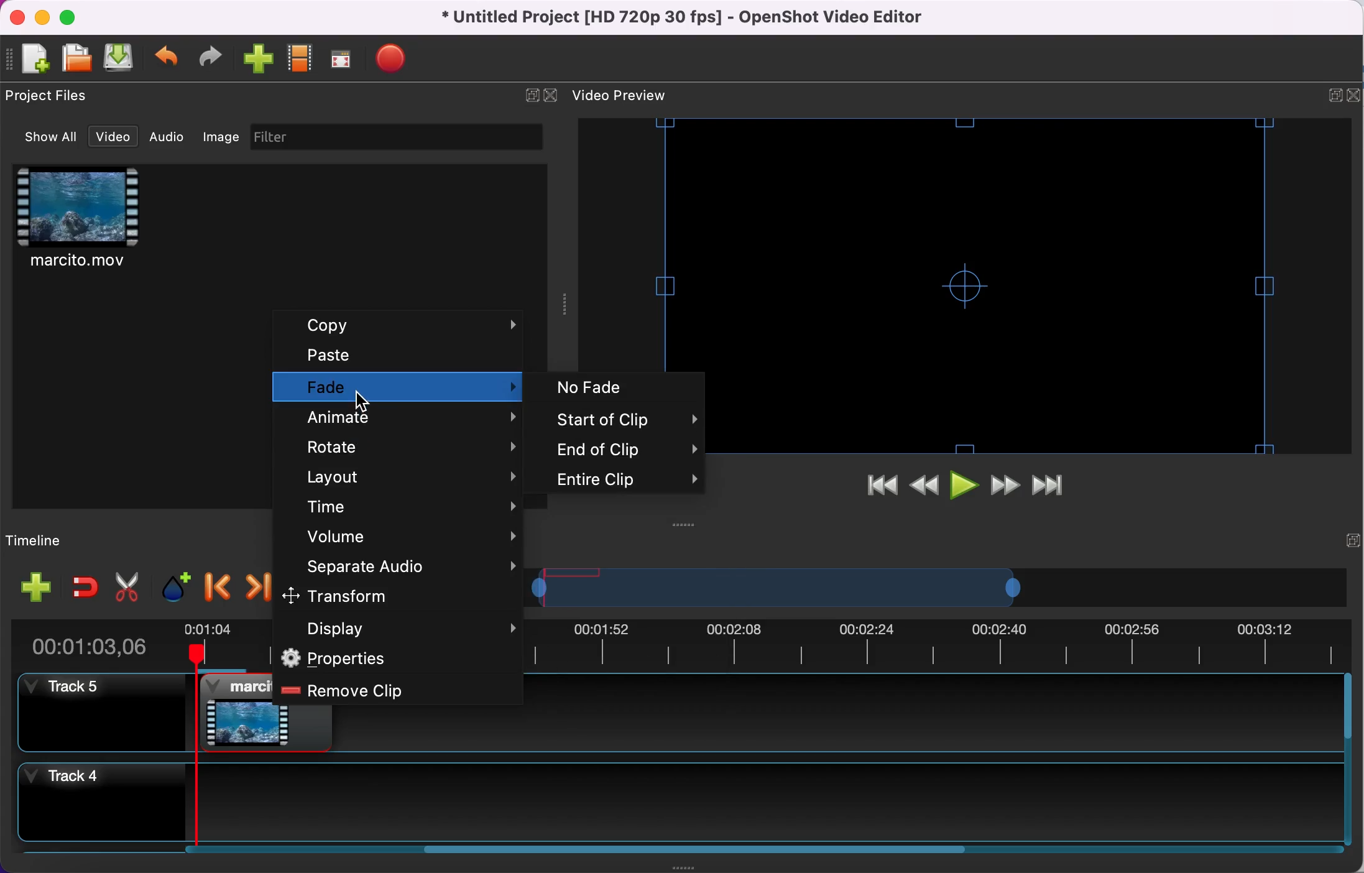 The width and height of the screenshot is (1364, 873). Describe the element at coordinates (257, 59) in the screenshot. I see `import file` at that location.